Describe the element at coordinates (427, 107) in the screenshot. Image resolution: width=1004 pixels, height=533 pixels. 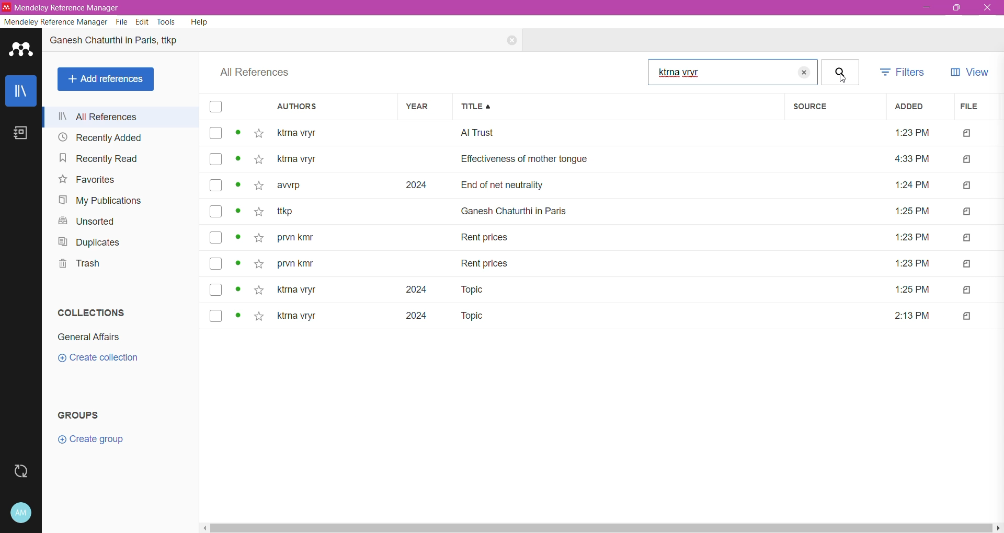
I see `Year` at that location.